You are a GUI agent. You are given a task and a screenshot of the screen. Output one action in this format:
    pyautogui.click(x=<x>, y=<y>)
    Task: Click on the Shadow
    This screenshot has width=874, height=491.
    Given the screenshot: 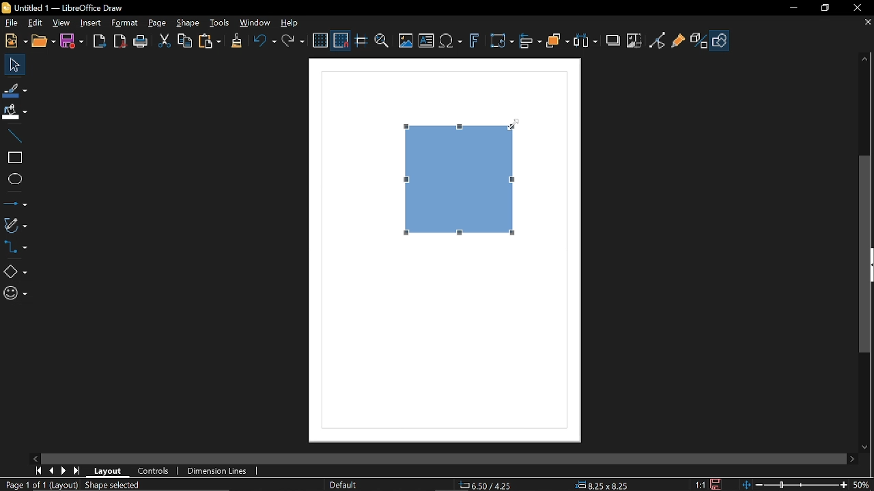 What is the action you would take?
    pyautogui.click(x=613, y=42)
    